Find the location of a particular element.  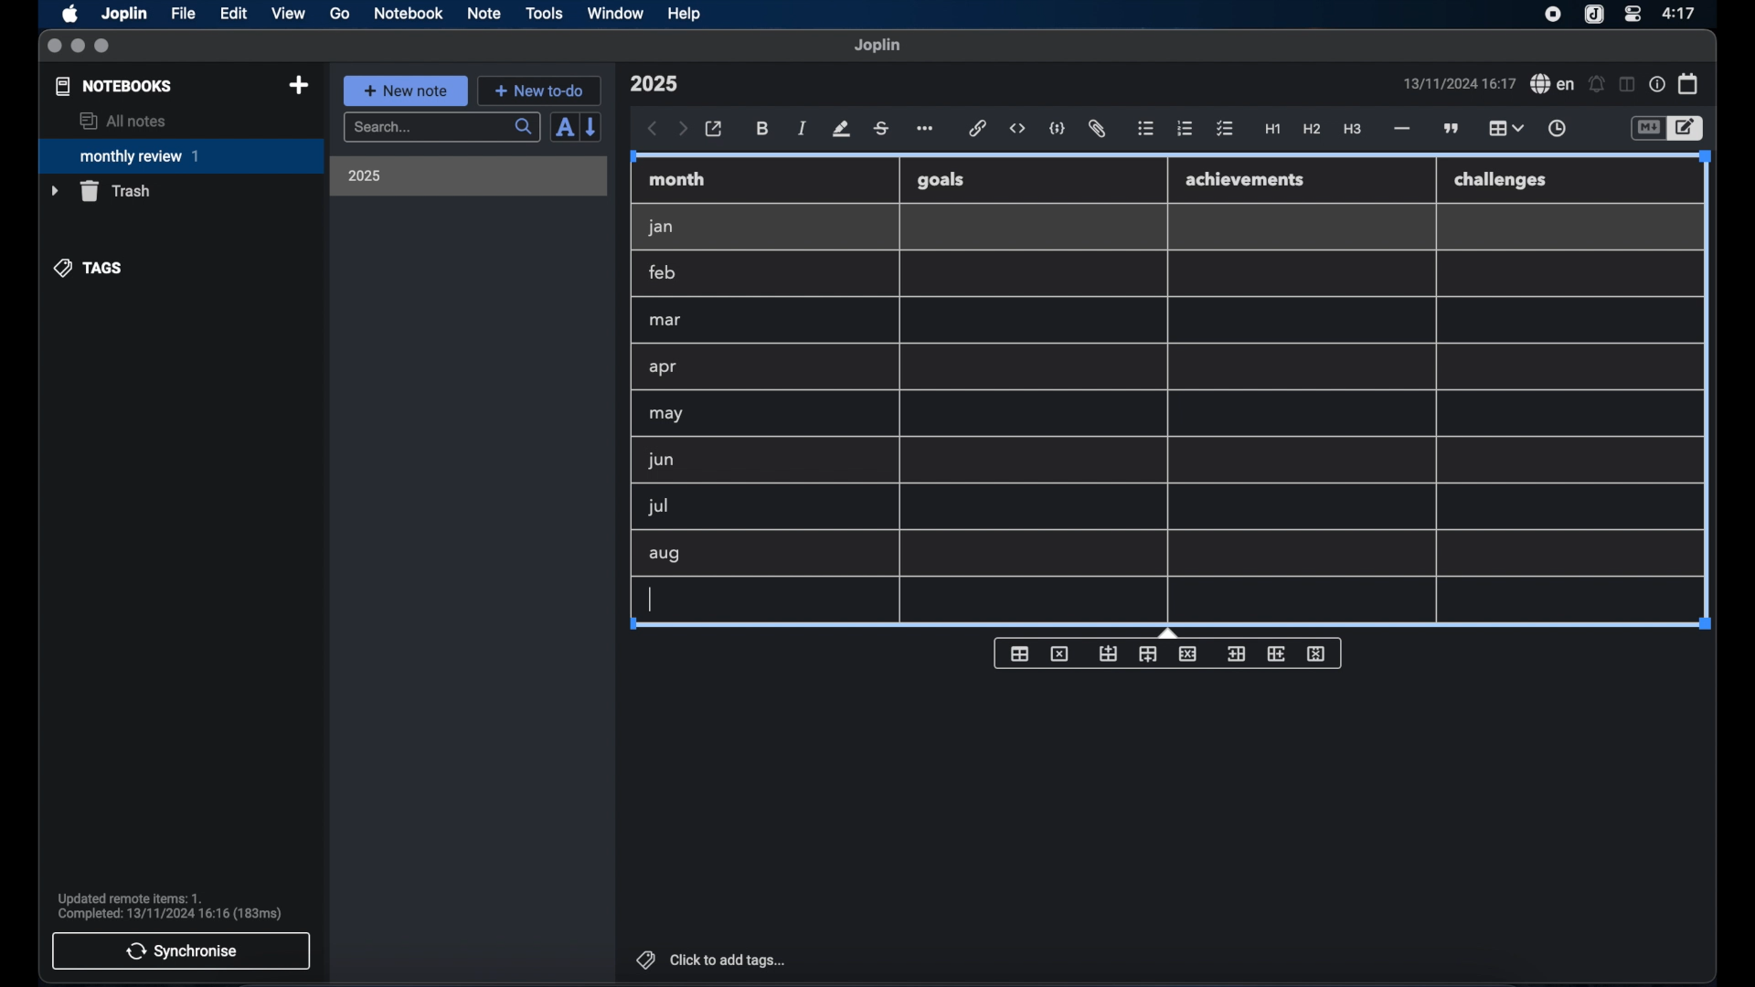

block quotes is located at coordinates (1452, 129).